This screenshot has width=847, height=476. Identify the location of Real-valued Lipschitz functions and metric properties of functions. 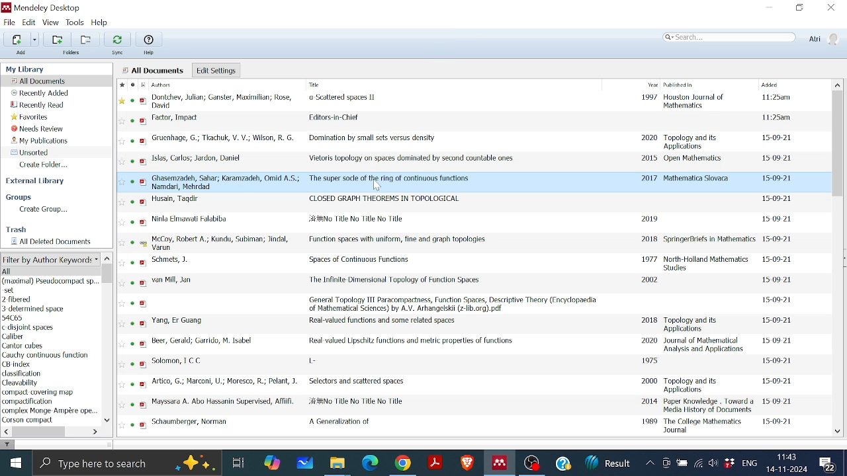
(467, 343).